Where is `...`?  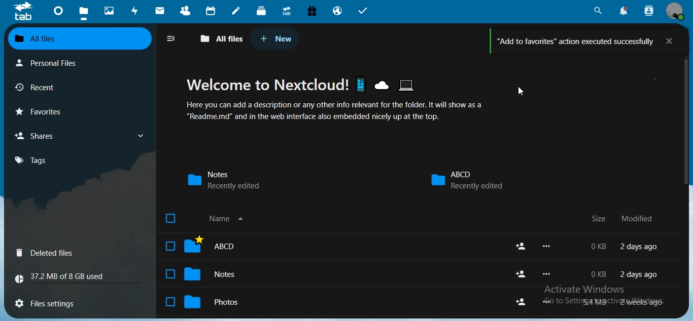 ... is located at coordinates (545, 302).